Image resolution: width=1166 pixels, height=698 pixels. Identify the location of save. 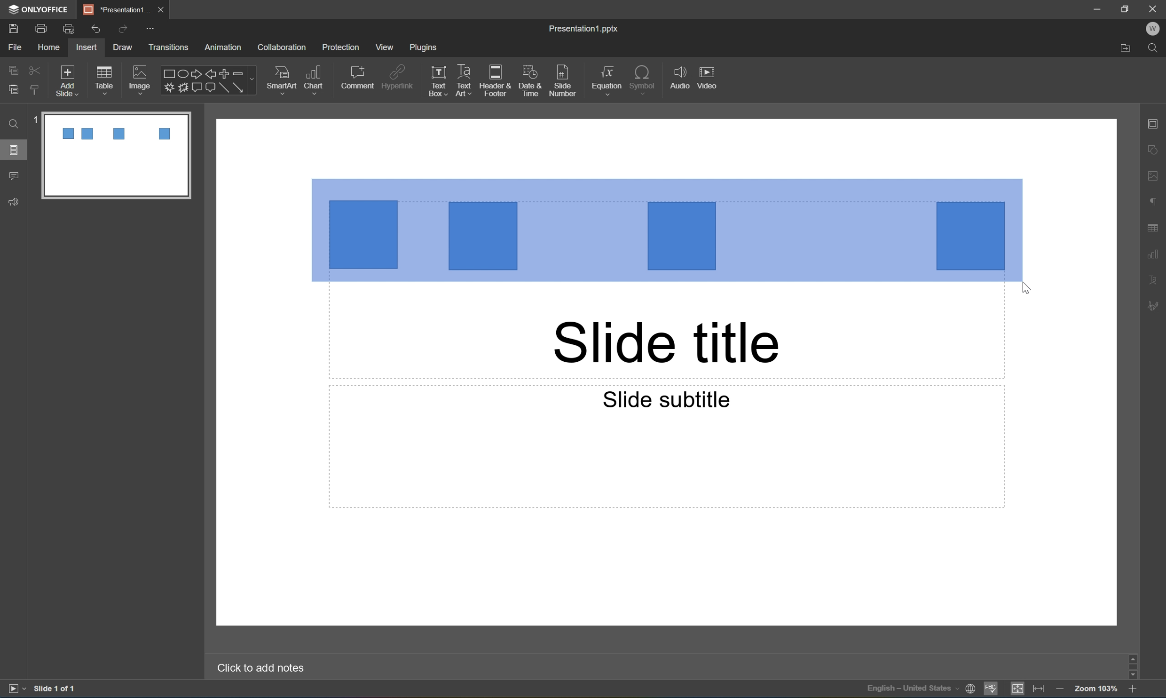
(12, 27).